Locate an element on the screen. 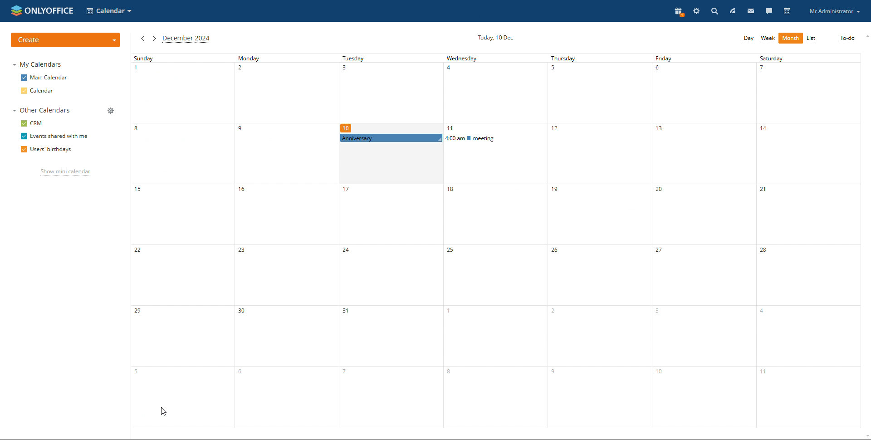 The width and height of the screenshot is (871, 440). settings is located at coordinates (697, 11).